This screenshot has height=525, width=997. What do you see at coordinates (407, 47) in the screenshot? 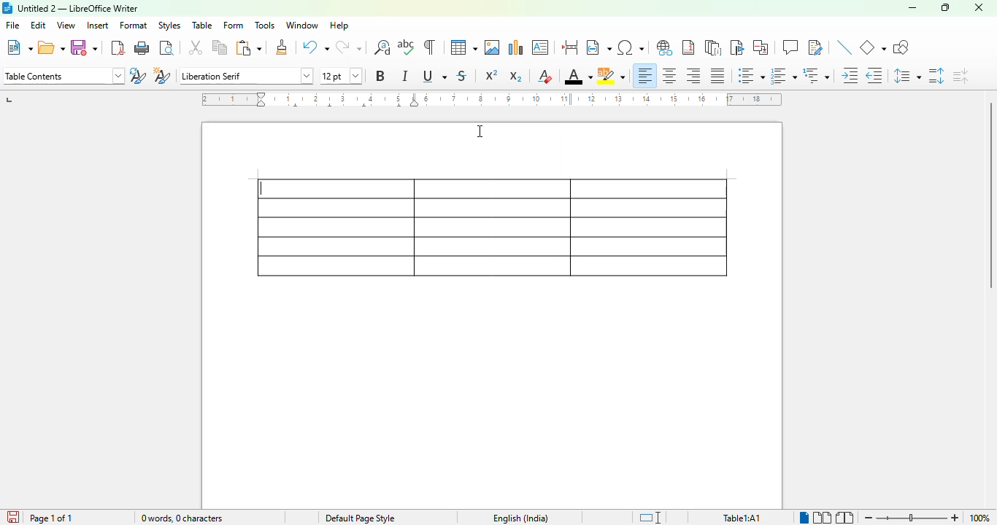
I see `spelling` at bounding box center [407, 47].